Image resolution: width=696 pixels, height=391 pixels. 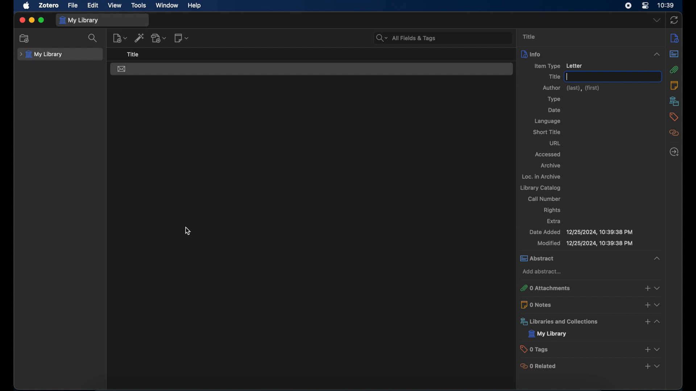 I want to click on view more, so click(x=657, y=366).